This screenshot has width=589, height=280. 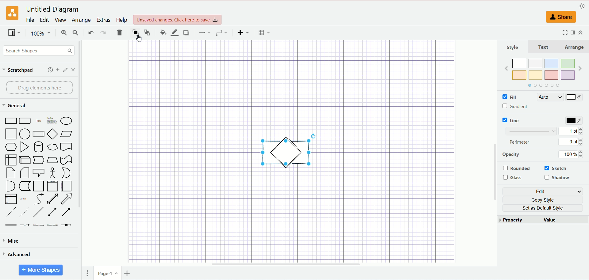 What do you see at coordinates (580, 32) in the screenshot?
I see `collapse/expand` at bounding box center [580, 32].